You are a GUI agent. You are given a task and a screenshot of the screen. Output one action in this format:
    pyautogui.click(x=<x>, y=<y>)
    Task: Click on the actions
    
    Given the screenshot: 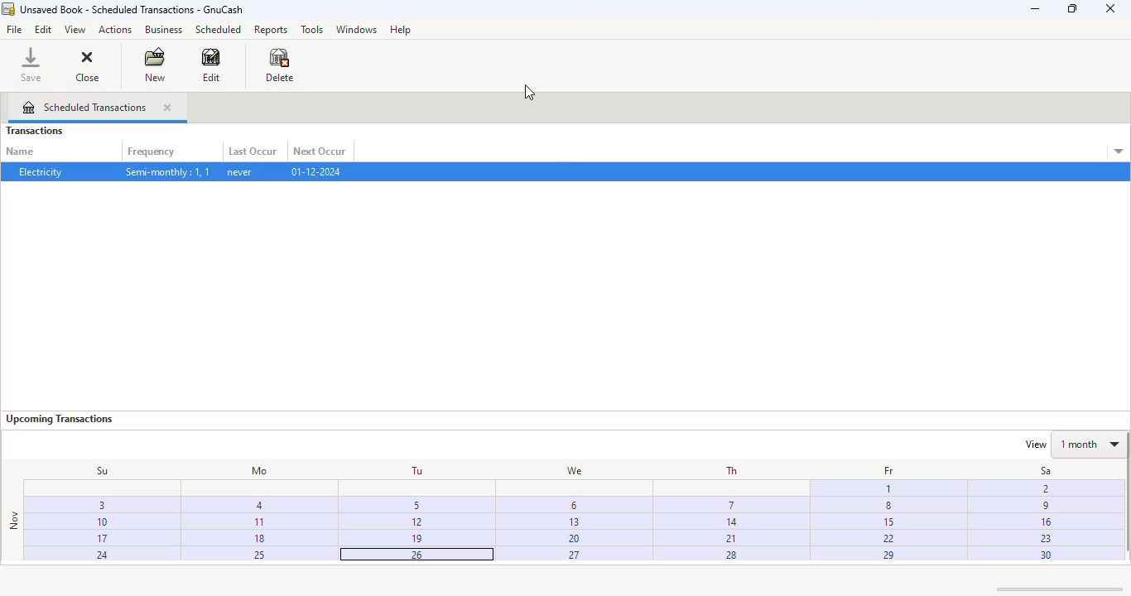 What is the action you would take?
    pyautogui.click(x=114, y=30)
    